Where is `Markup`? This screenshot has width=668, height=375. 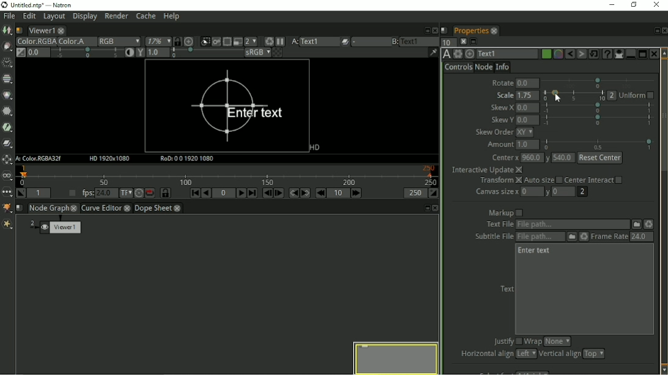 Markup is located at coordinates (506, 213).